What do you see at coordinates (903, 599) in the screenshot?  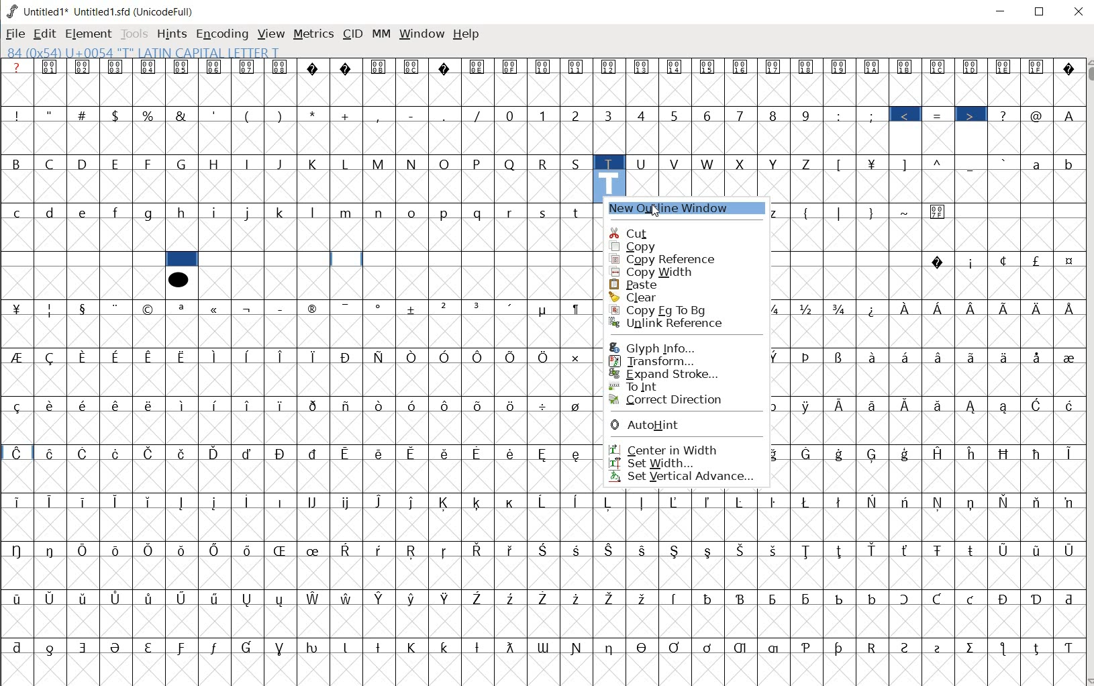 I see `Symbol` at bounding box center [903, 599].